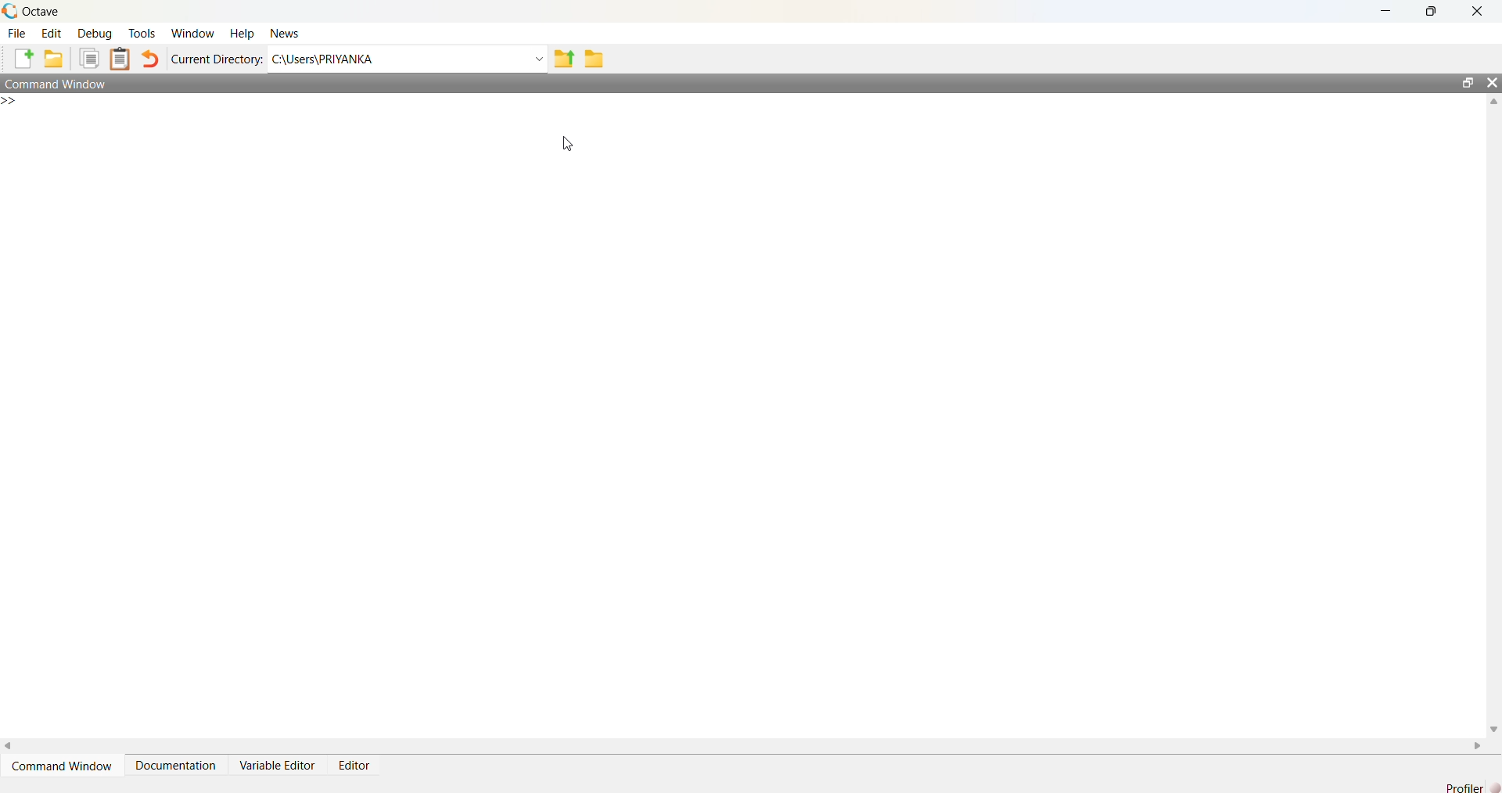  Describe the element at coordinates (538, 59) in the screenshot. I see `Dropdown` at that location.